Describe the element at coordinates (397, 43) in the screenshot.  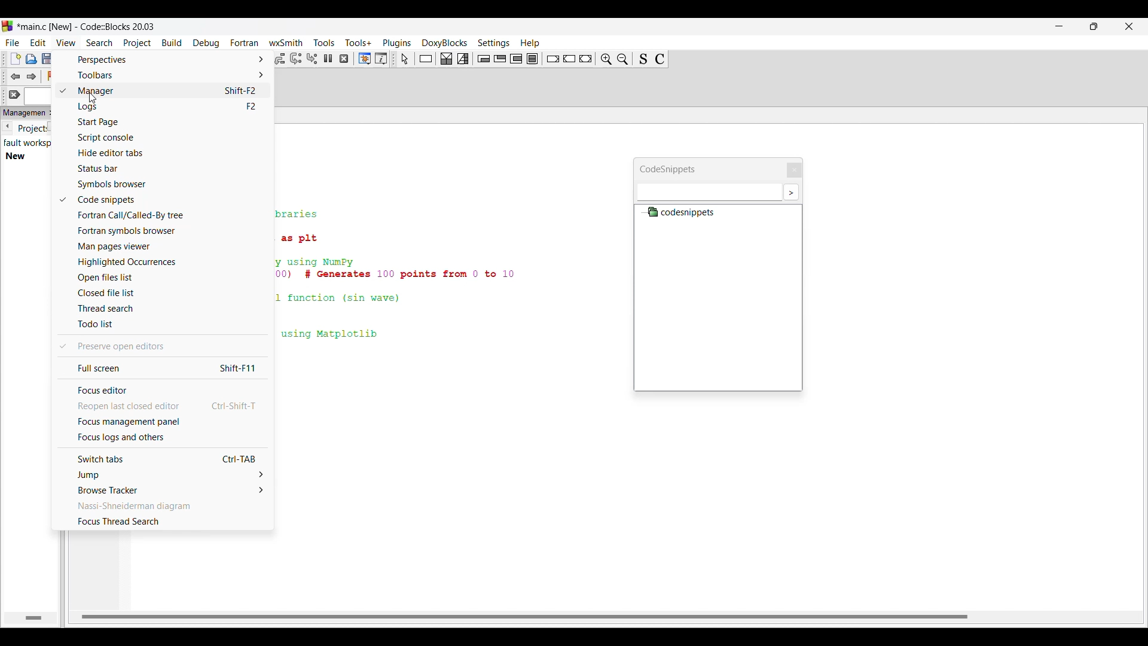
I see `Plugins menu` at that location.